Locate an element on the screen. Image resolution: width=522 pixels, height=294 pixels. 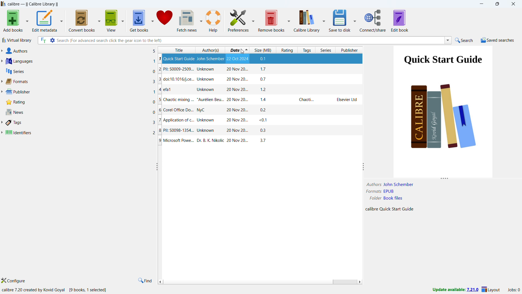
news is located at coordinates (80, 112).